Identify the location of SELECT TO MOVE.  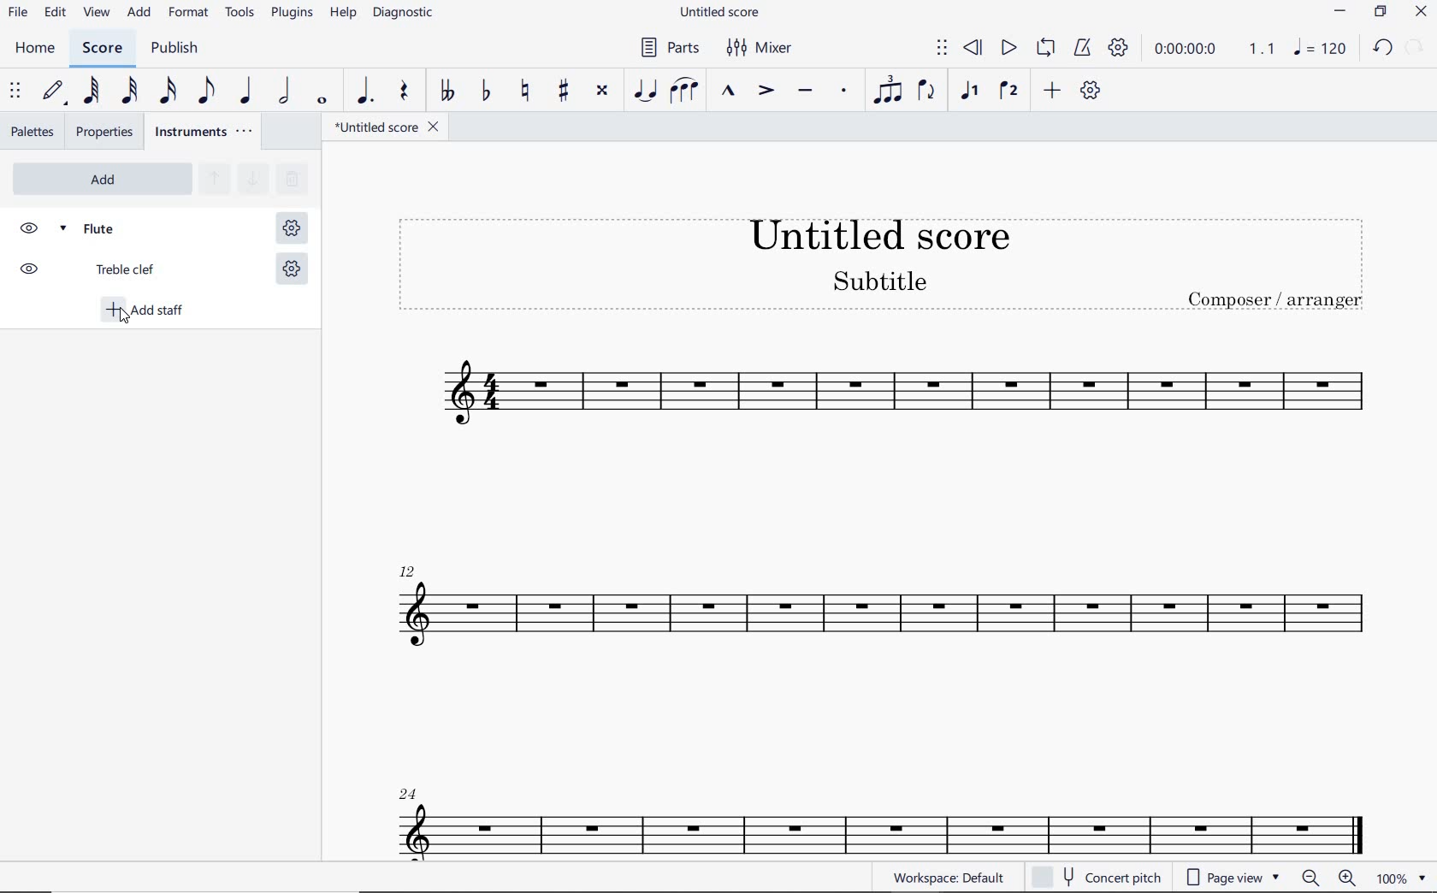
(941, 48).